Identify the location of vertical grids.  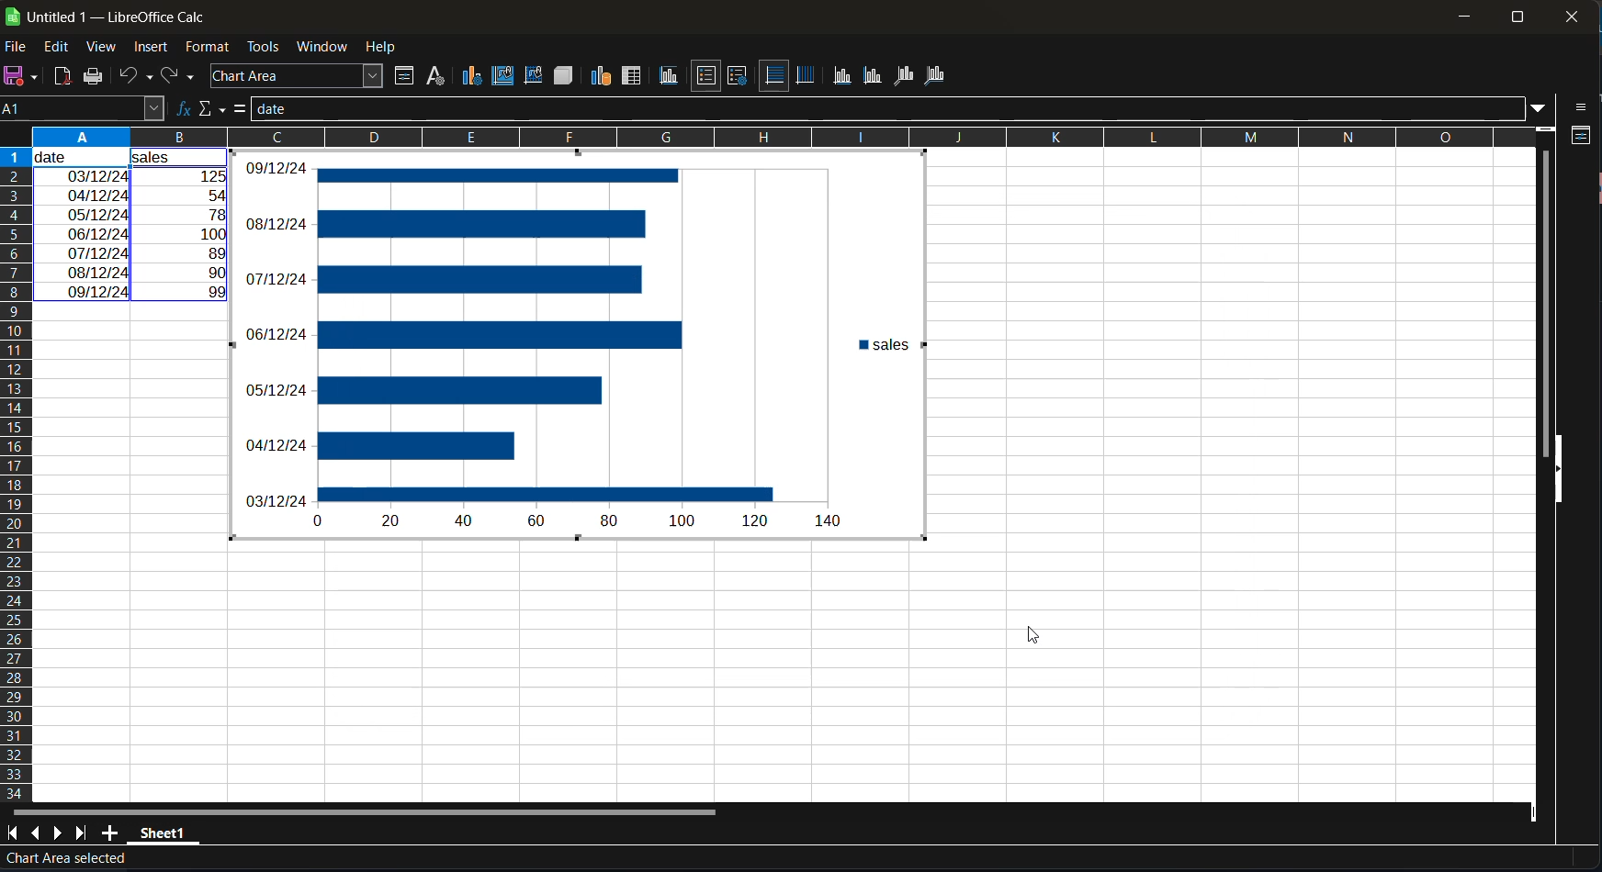
(807, 75).